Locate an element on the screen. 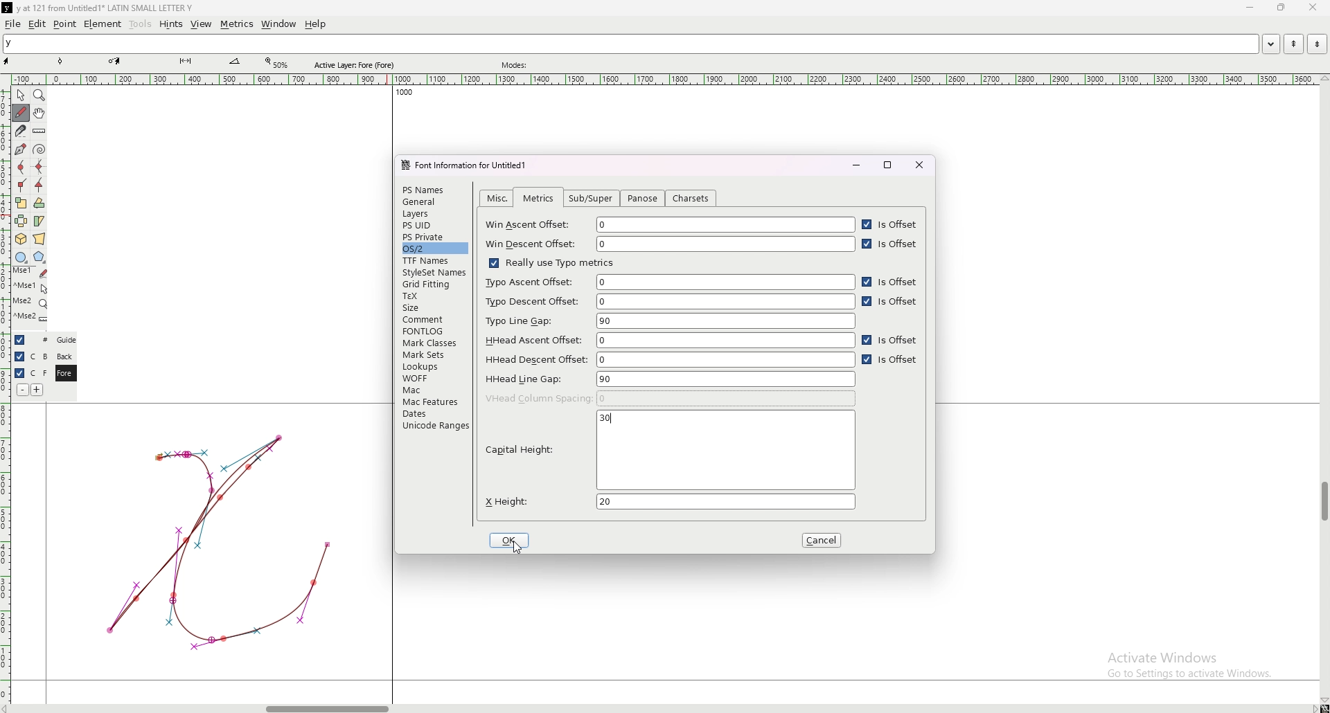 The width and height of the screenshot is (1330, 713). vhead column spacing 0 is located at coordinates (671, 398).